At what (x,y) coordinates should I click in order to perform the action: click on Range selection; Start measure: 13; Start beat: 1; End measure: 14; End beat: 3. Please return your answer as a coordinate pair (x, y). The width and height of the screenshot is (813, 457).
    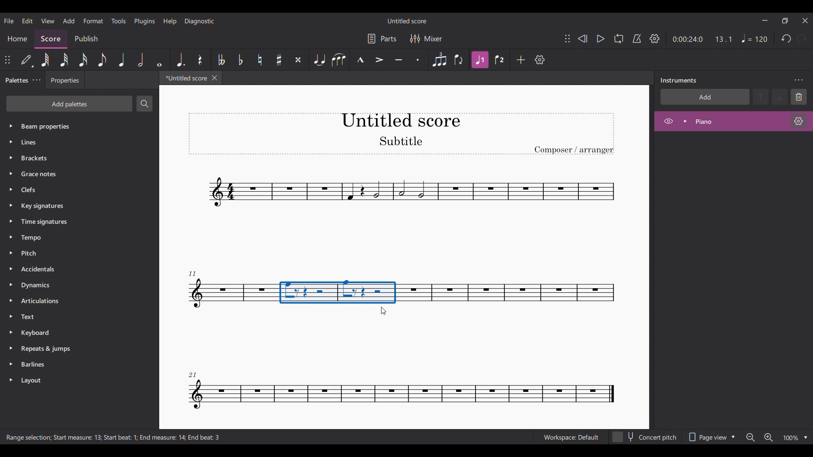
    Looking at the image, I should click on (121, 438).